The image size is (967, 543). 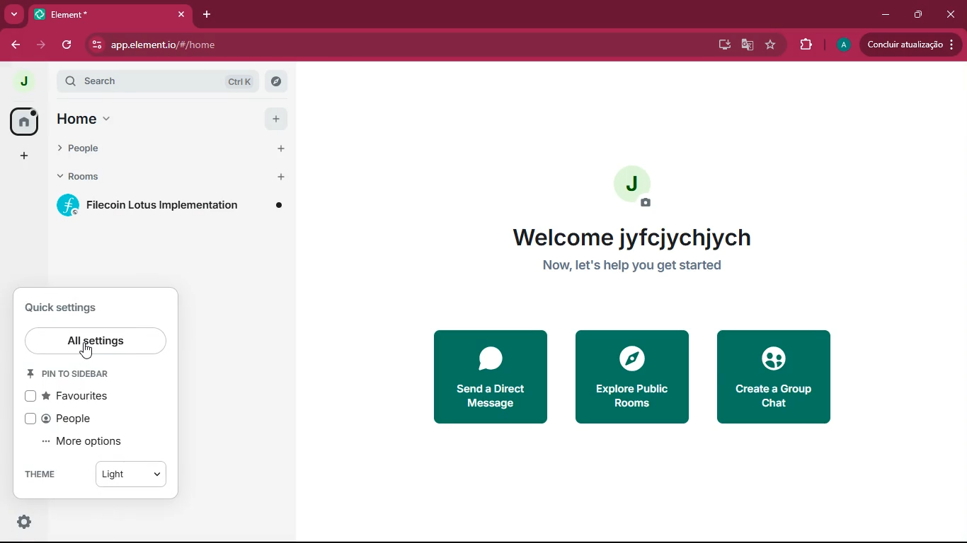 What do you see at coordinates (71, 373) in the screenshot?
I see `pin` at bounding box center [71, 373].